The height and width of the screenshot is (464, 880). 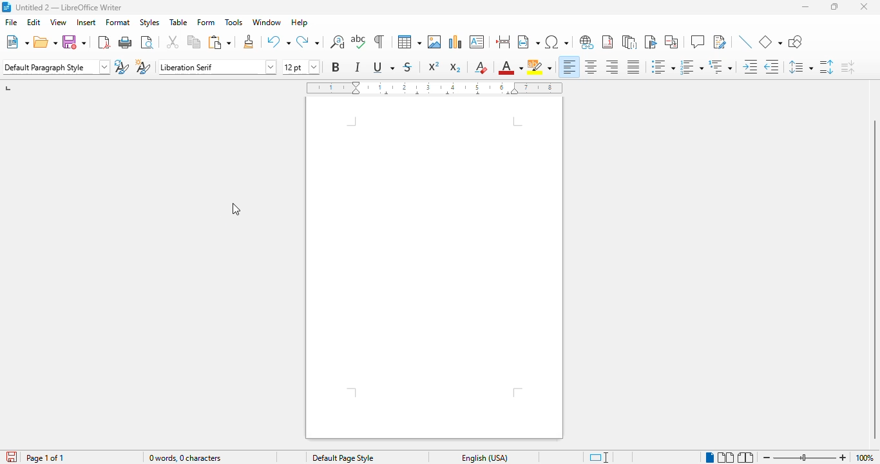 What do you see at coordinates (149, 23) in the screenshot?
I see `styles` at bounding box center [149, 23].